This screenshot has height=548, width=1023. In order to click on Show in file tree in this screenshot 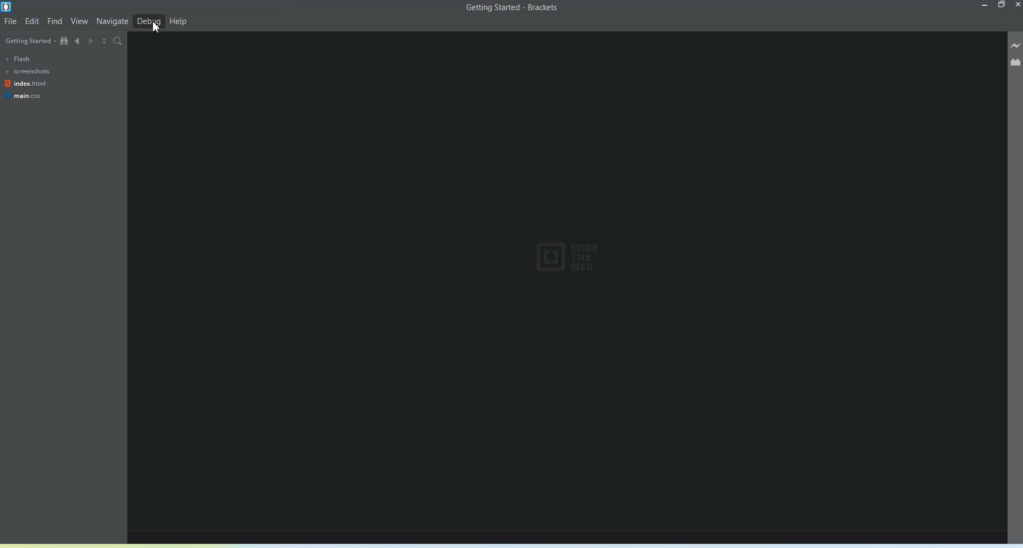, I will do `click(66, 41)`.